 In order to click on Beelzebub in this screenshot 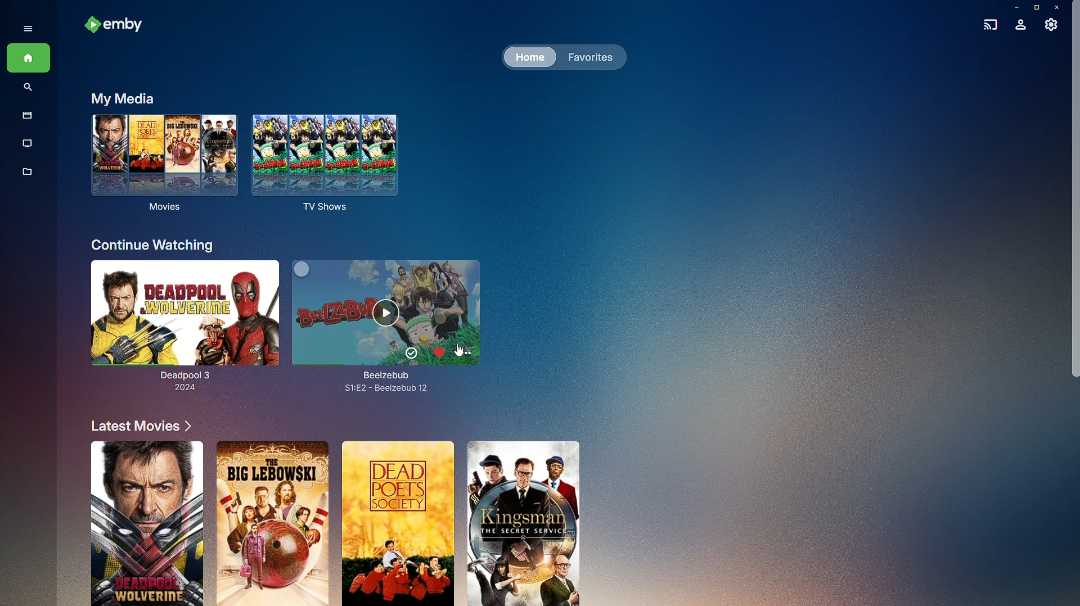, I will do `click(399, 322)`.